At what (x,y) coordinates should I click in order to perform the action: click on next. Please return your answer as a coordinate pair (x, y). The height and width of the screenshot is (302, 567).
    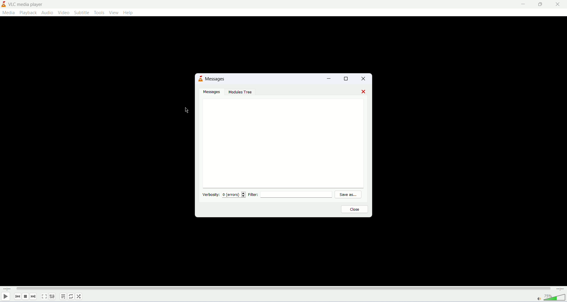
    Looking at the image, I should click on (34, 296).